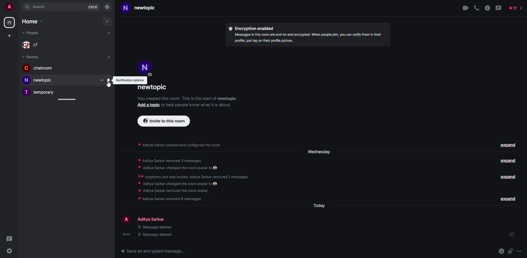 This screenshot has width=527, height=258. I want to click on adjust, so click(67, 100).